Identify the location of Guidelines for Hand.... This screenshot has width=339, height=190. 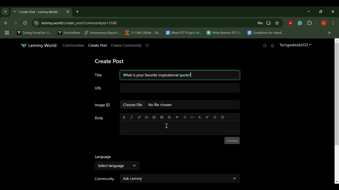
(265, 33).